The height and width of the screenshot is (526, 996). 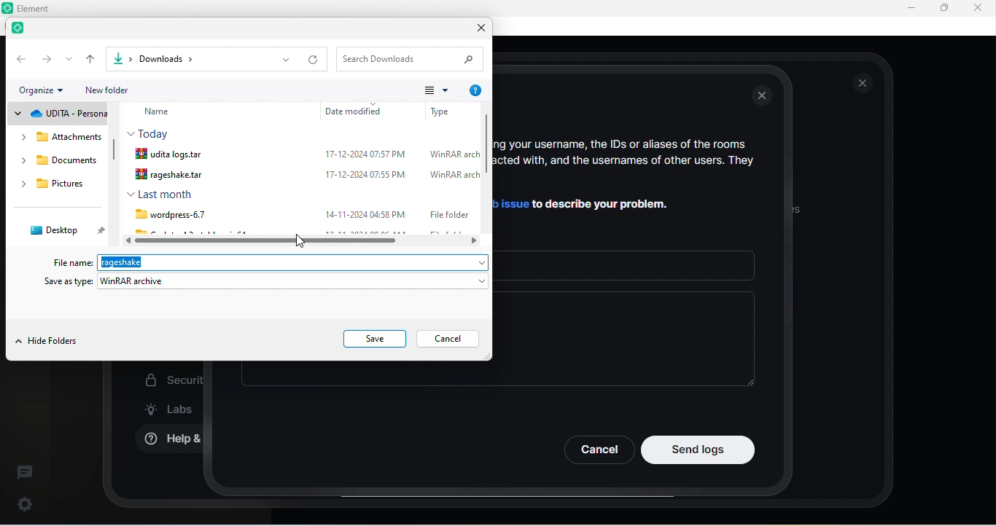 What do you see at coordinates (160, 194) in the screenshot?
I see `Last month` at bounding box center [160, 194].